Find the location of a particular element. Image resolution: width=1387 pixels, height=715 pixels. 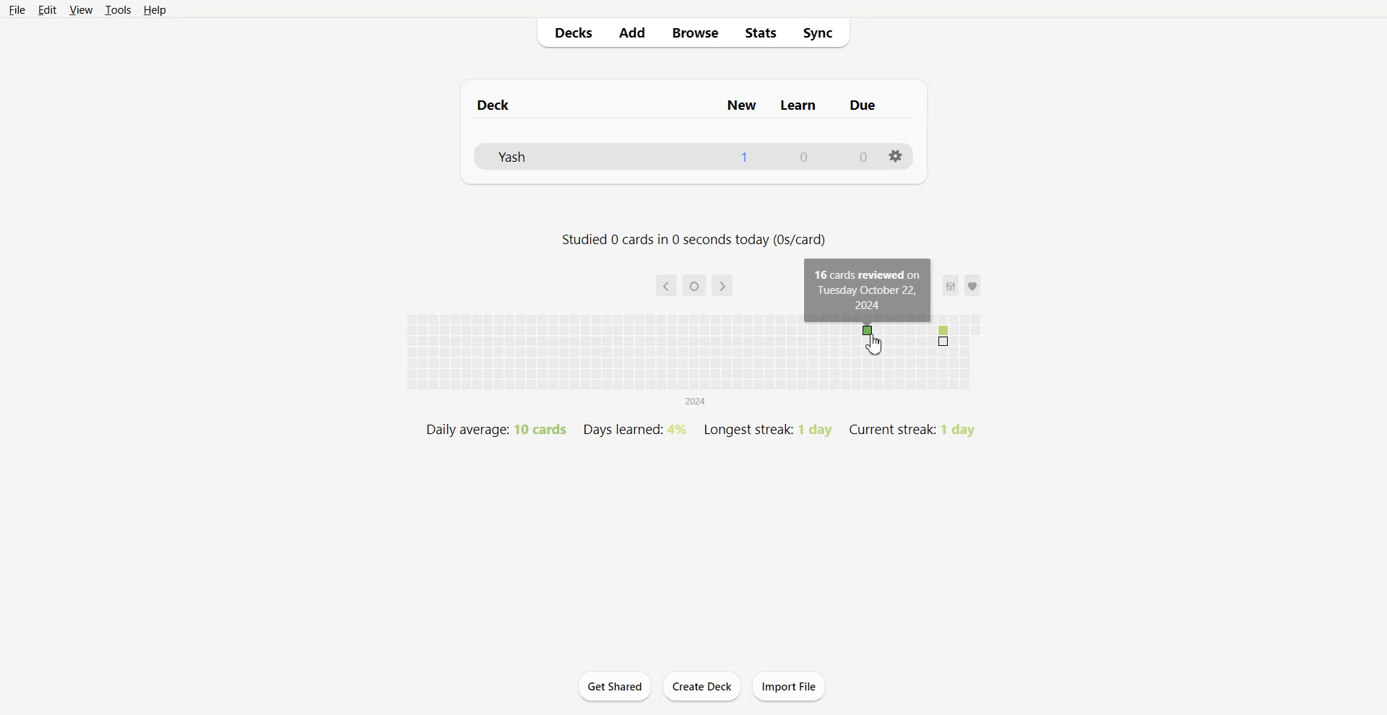

Decks is located at coordinates (569, 33).